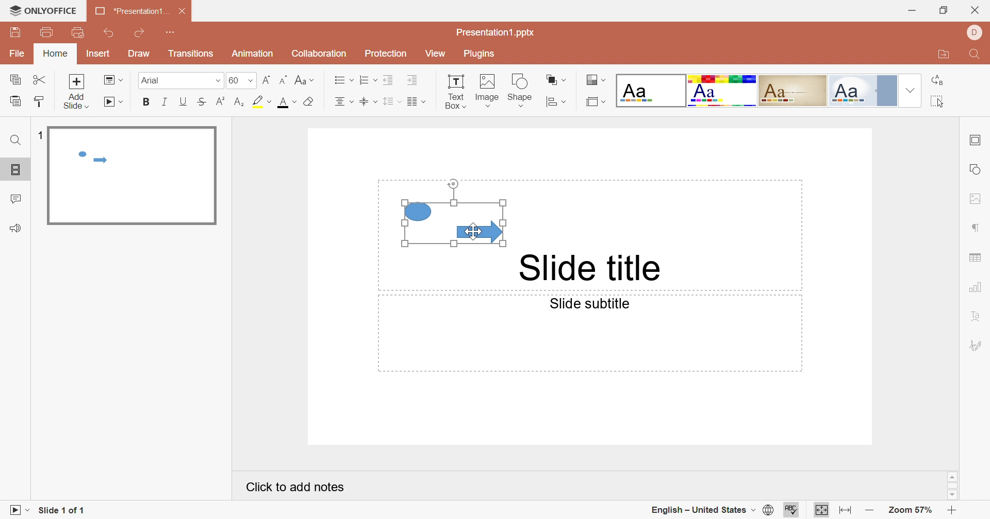 The width and height of the screenshot is (990, 519). Describe the element at coordinates (976, 291) in the screenshot. I see `Chart settings` at that location.